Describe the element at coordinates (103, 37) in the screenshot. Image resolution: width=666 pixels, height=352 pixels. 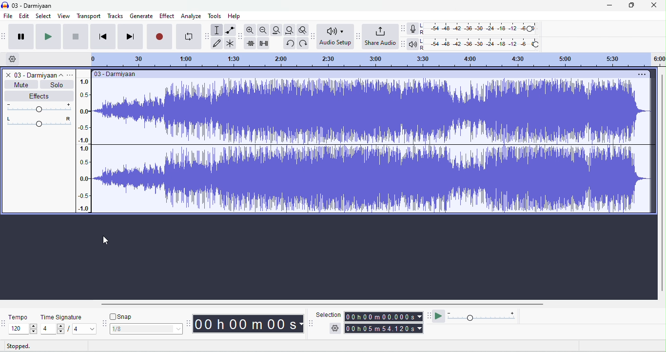
I see `skip to first` at that location.